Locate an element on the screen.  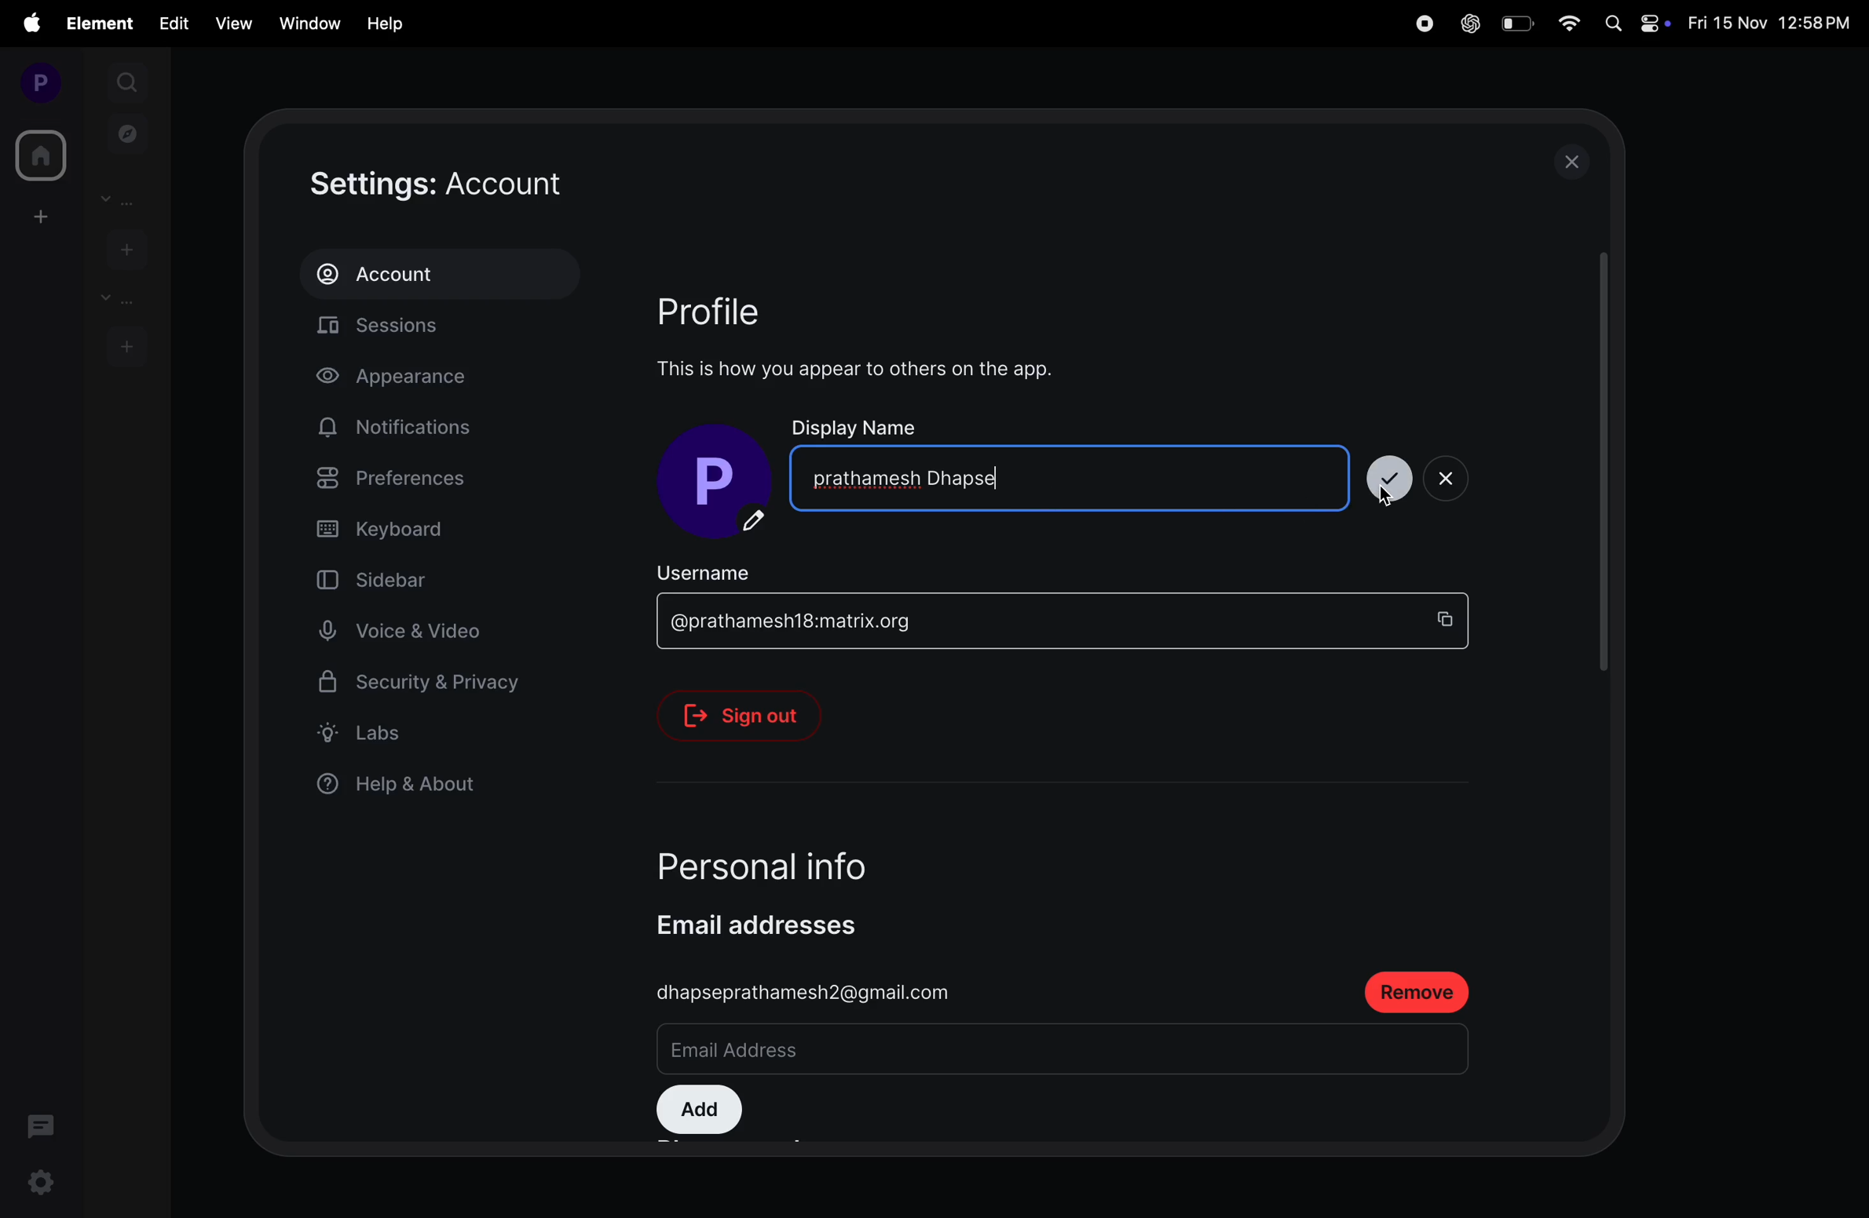
apply is located at coordinates (1393, 476).